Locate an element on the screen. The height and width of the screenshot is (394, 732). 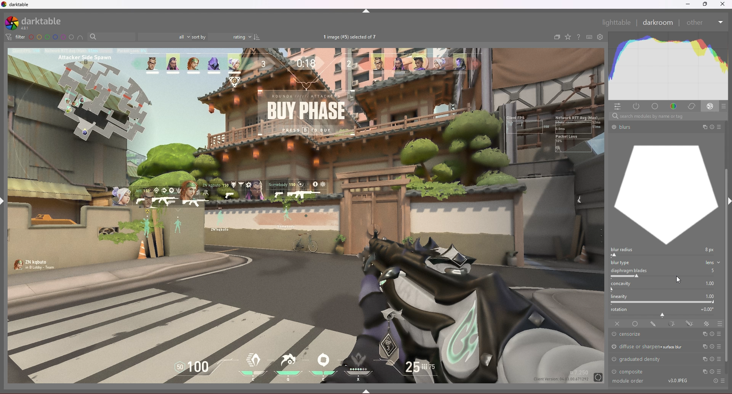
correct is located at coordinates (691, 106).